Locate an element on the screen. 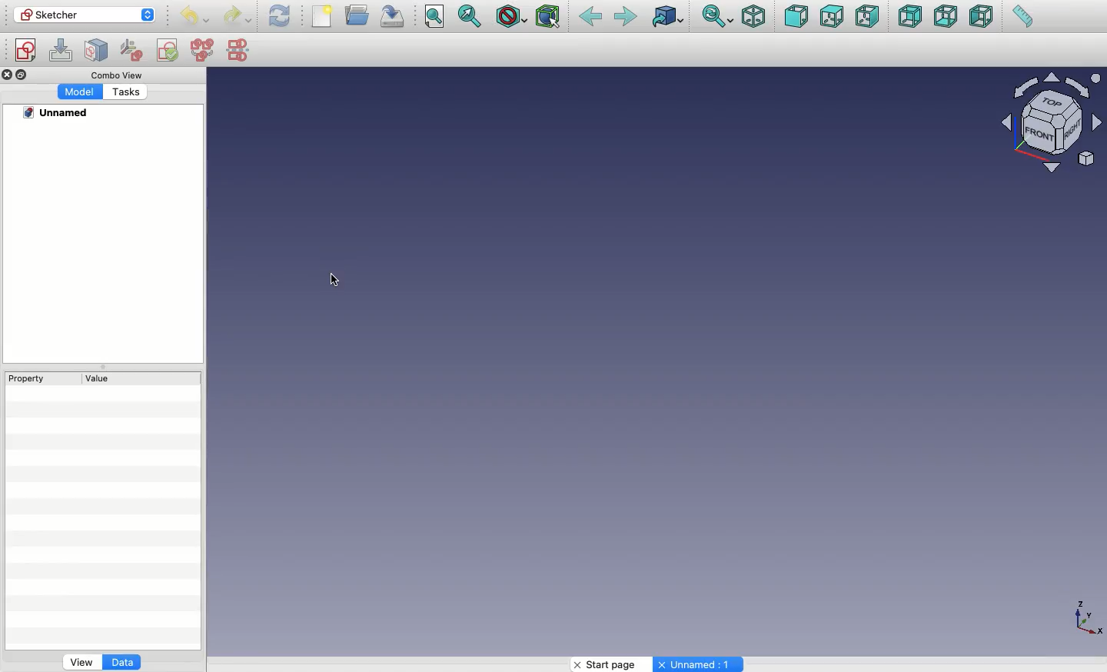 The image size is (1107, 672). Rear is located at coordinates (909, 16).